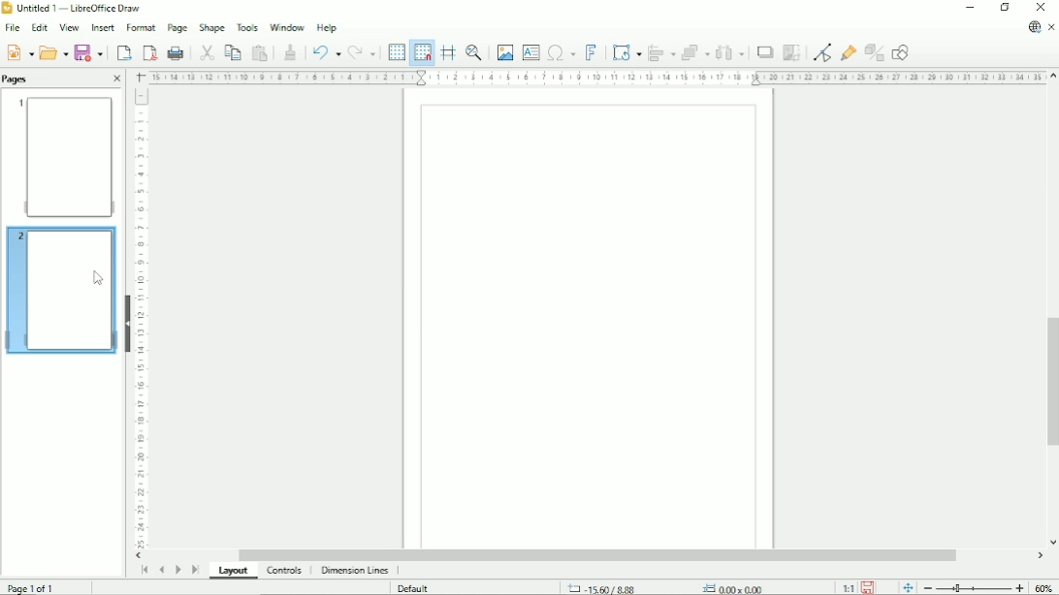 This screenshot has width=1059, height=595. Describe the element at coordinates (448, 52) in the screenshot. I see `Helplines while moving` at that location.